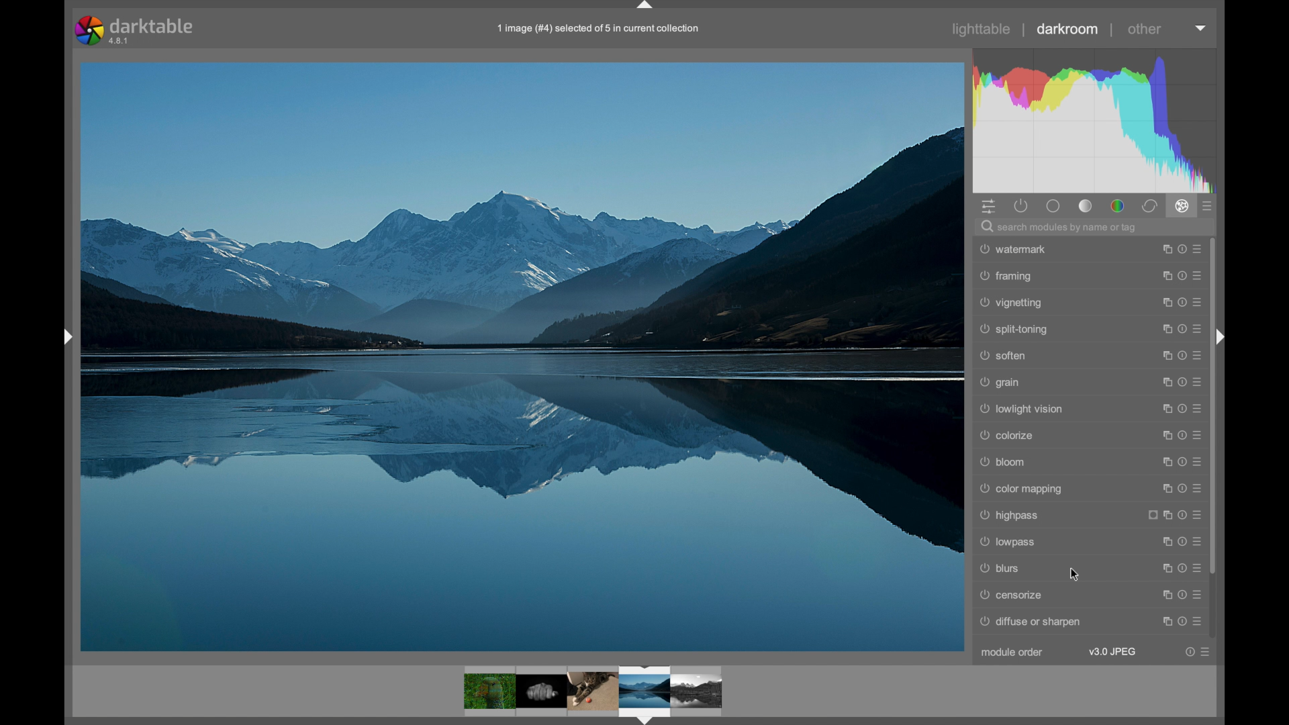  Describe the element at coordinates (1182, 249) in the screenshot. I see `help` at that location.